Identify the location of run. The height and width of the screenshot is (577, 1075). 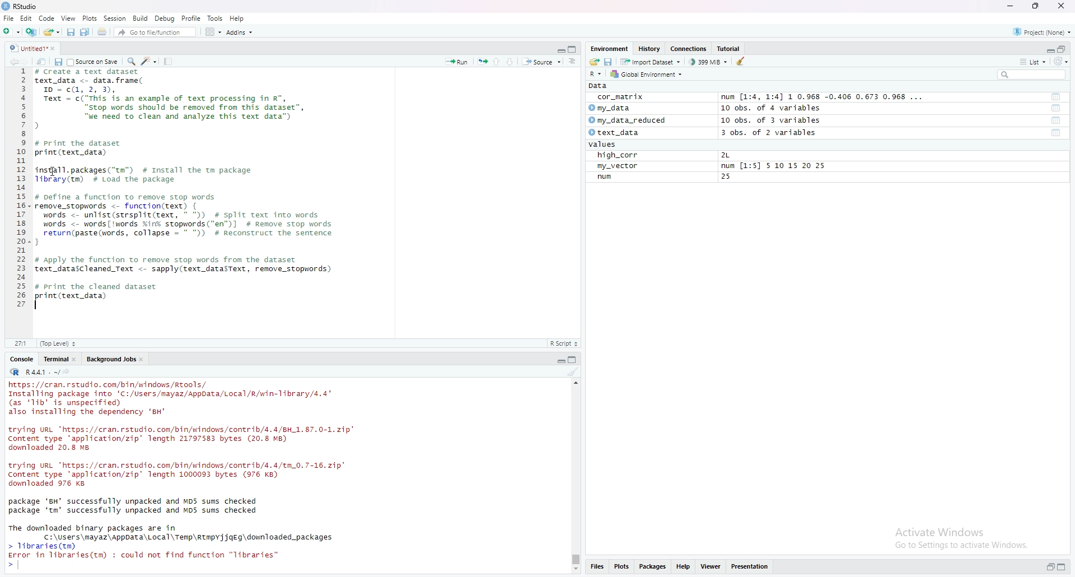
(456, 62).